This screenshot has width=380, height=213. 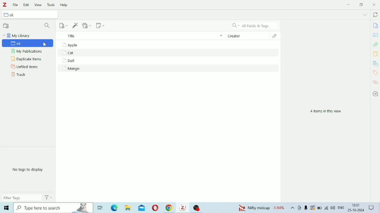 What do you see at coordinates (43, 44) in the screenshot?
I see `Cursor` at bounding box center [43, 44].